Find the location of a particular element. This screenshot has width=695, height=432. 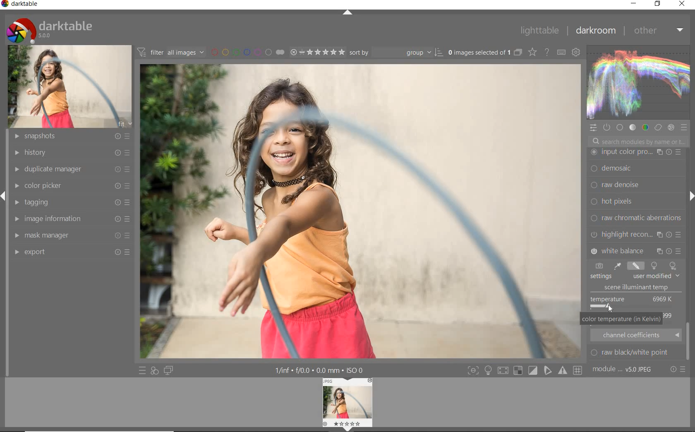

other interface details is located at coordinates (320, 371).